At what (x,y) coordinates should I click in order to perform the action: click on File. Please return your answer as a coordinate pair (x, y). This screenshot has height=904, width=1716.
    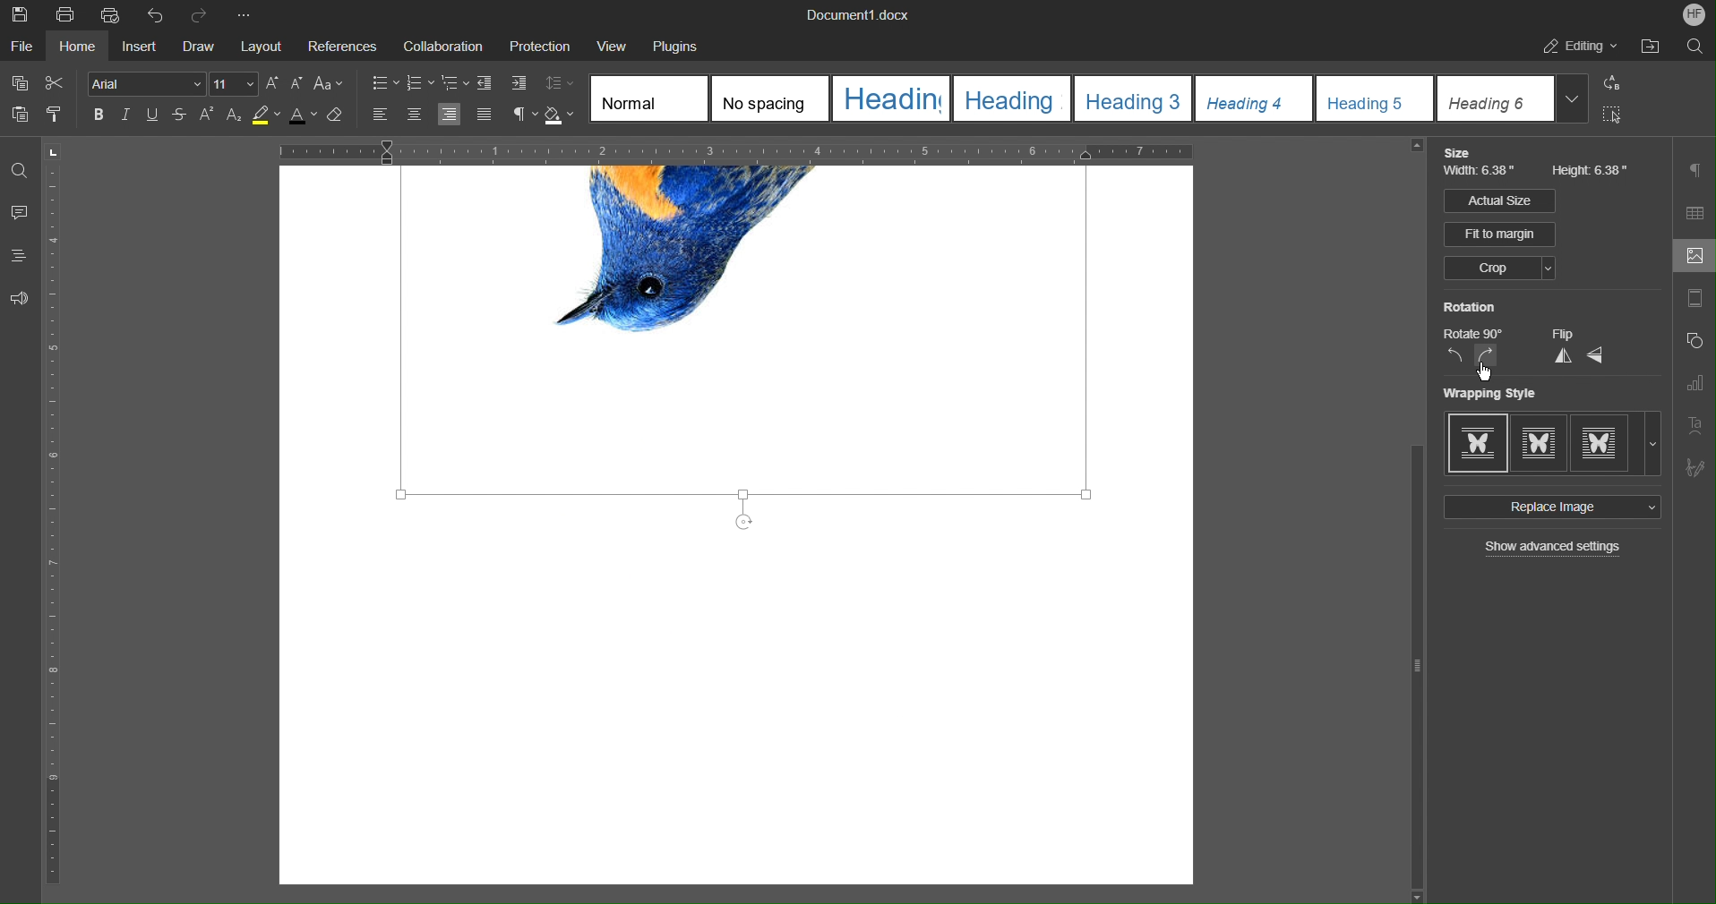
    Looking at the image, I should click on (21, 45).